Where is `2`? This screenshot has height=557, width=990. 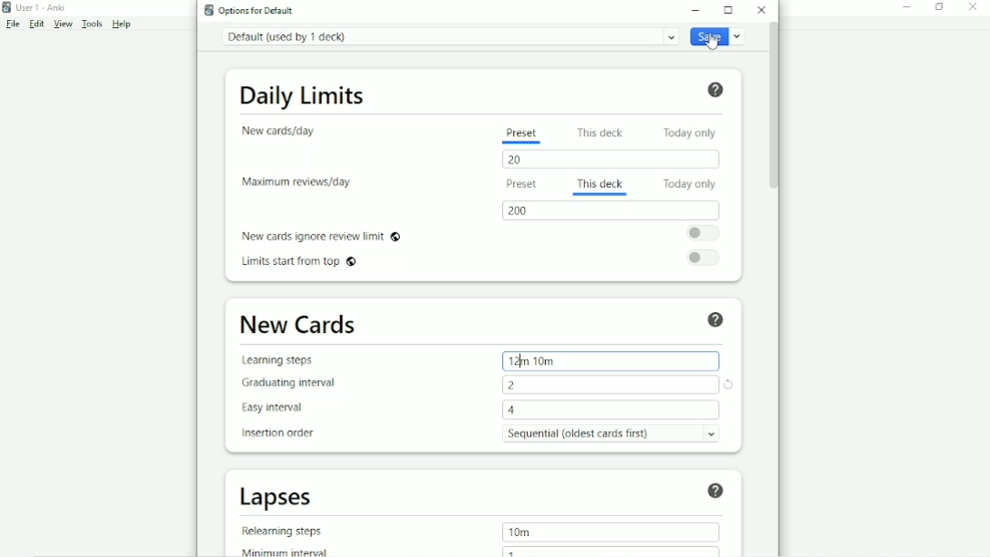 2 is located at coordinates (516, 386).